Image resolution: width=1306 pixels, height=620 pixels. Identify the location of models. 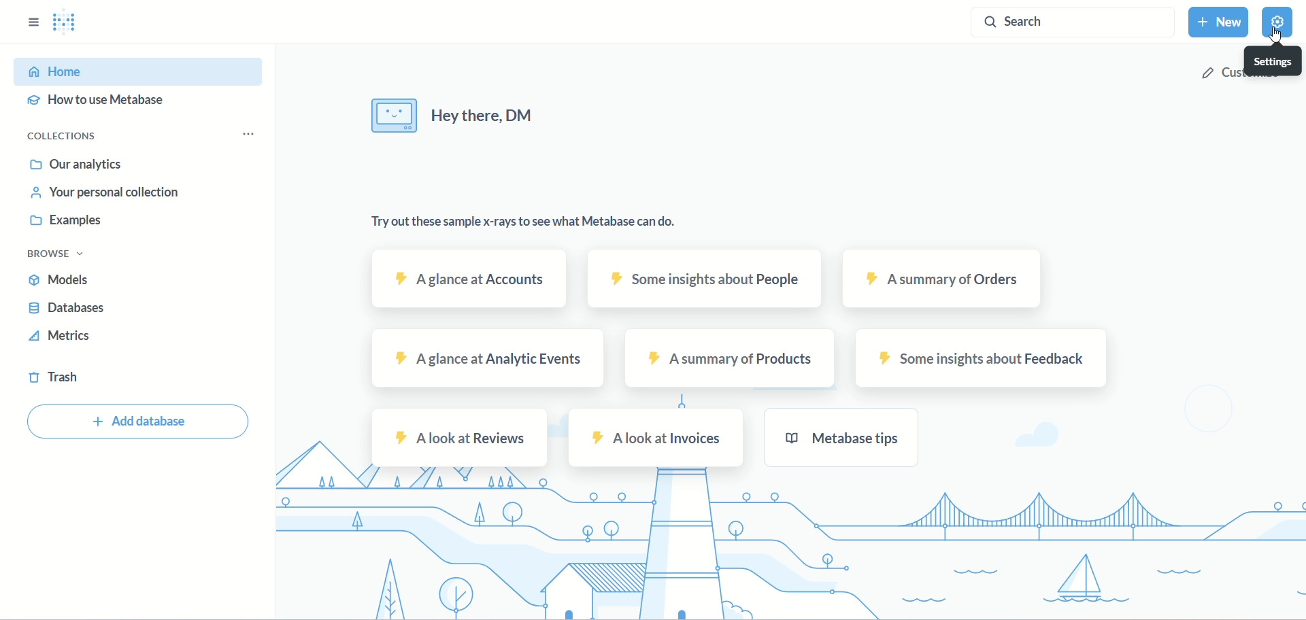
(61, 280).